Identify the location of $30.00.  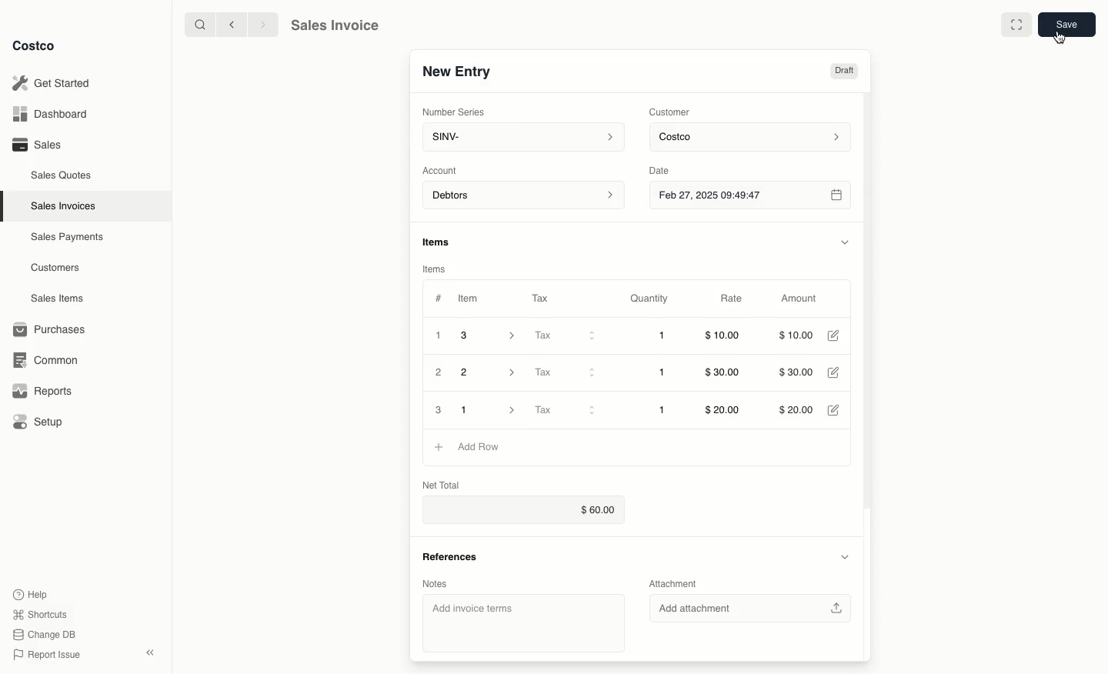
(795, 373).